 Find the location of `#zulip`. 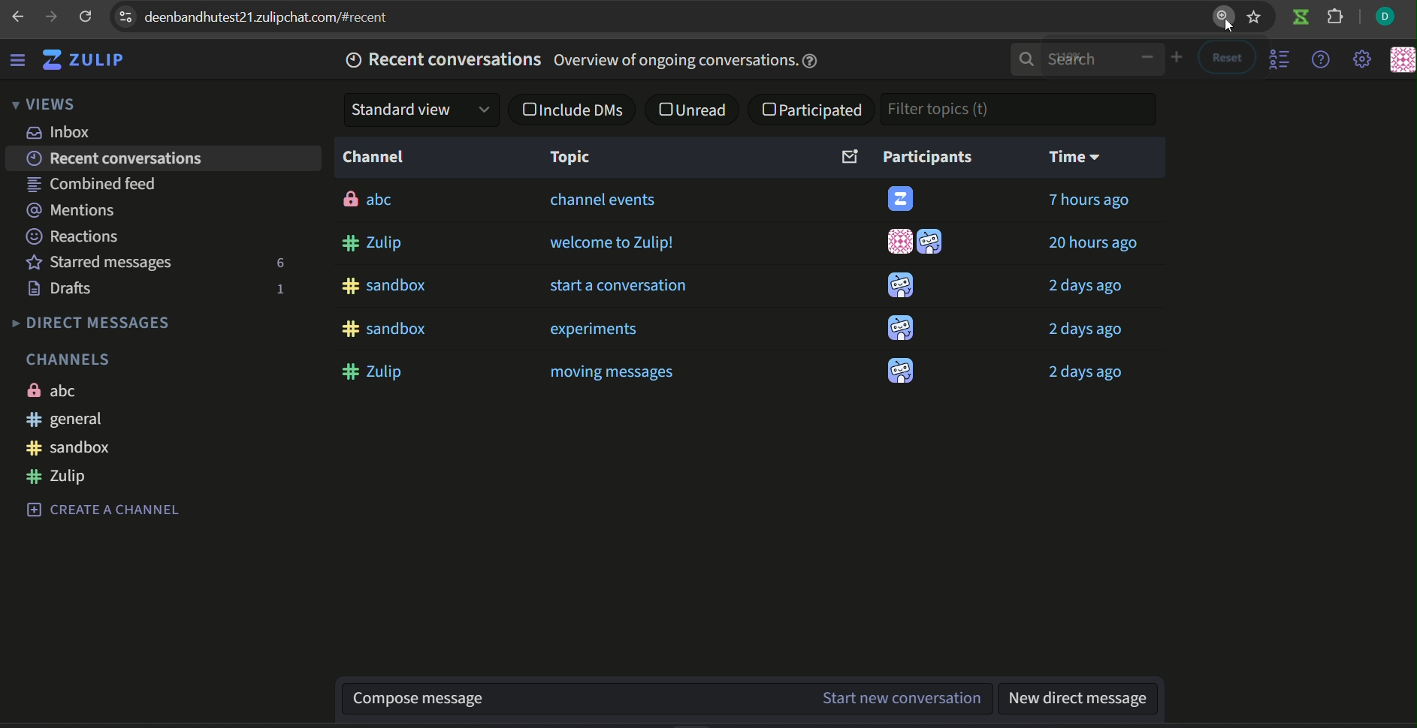

#zulip is located at coordinates (377, 373).